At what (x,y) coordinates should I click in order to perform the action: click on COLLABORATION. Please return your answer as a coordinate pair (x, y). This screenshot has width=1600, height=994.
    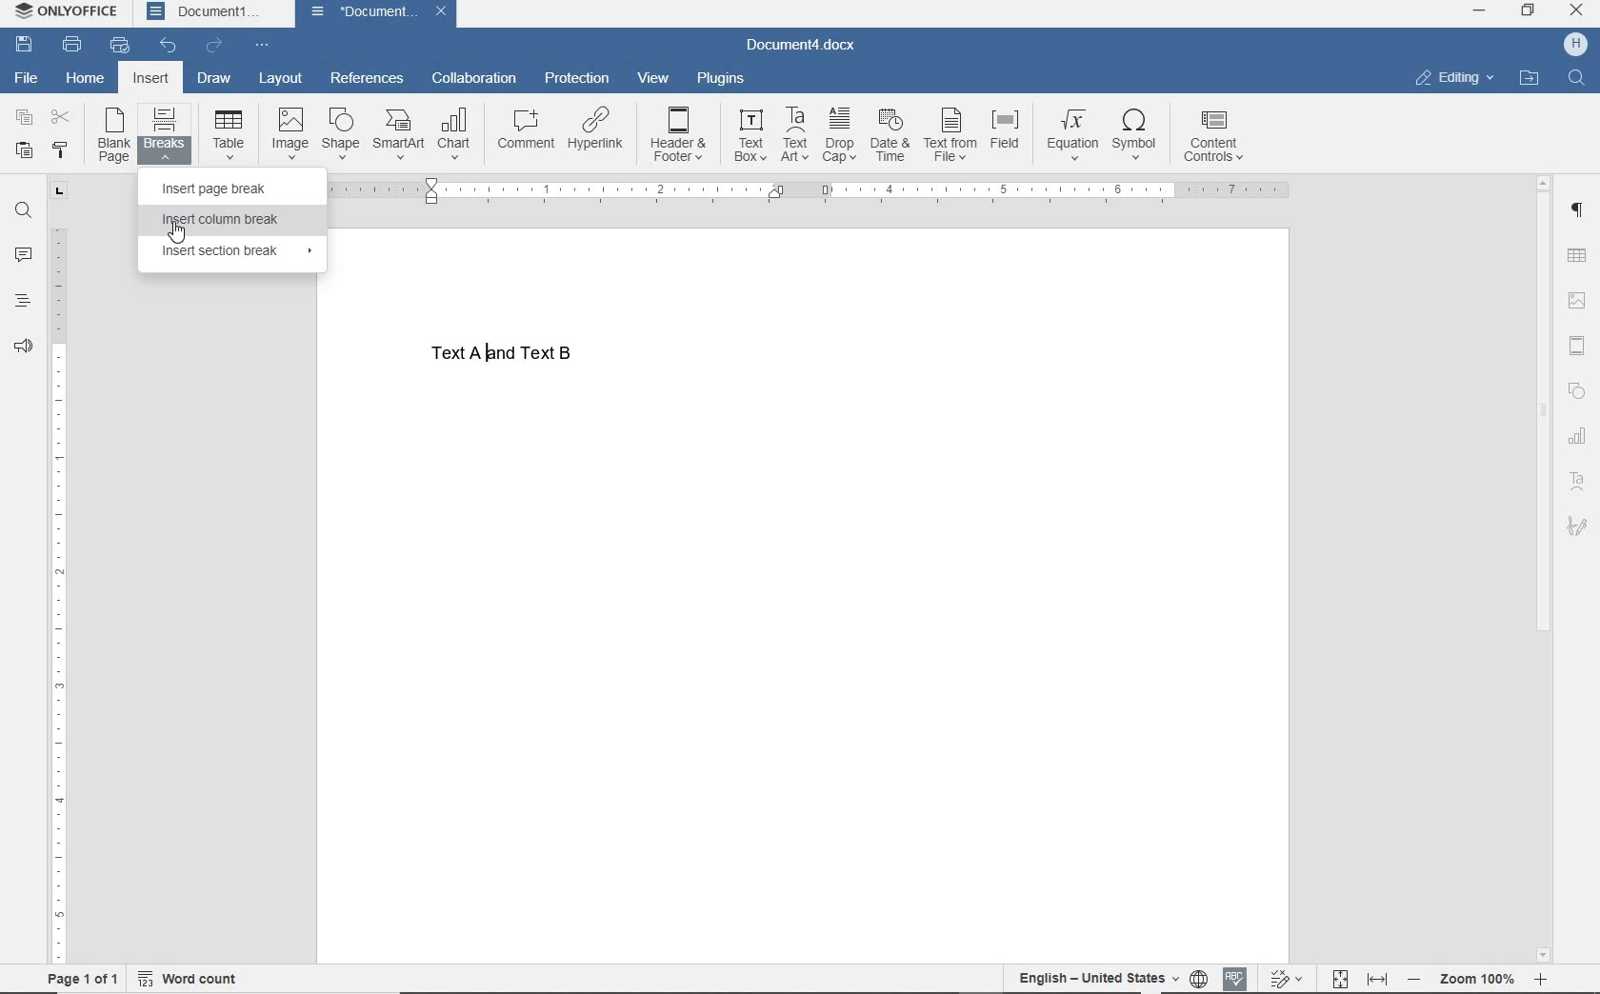
    Looking at the image, I should click on (476, 77).